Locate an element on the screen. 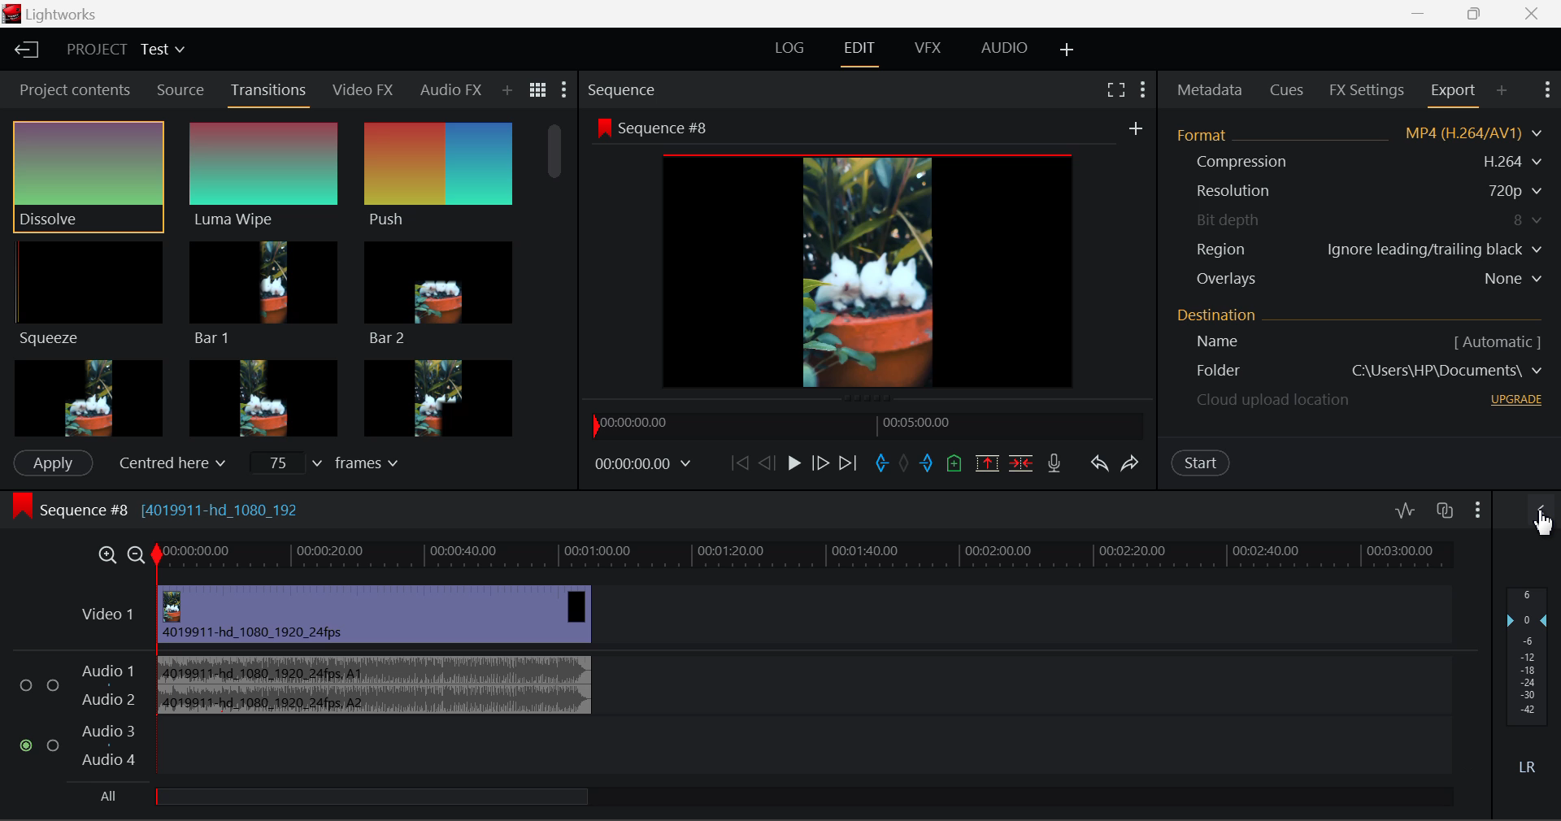  EDIT Layout is located at coordinates (863, 51).